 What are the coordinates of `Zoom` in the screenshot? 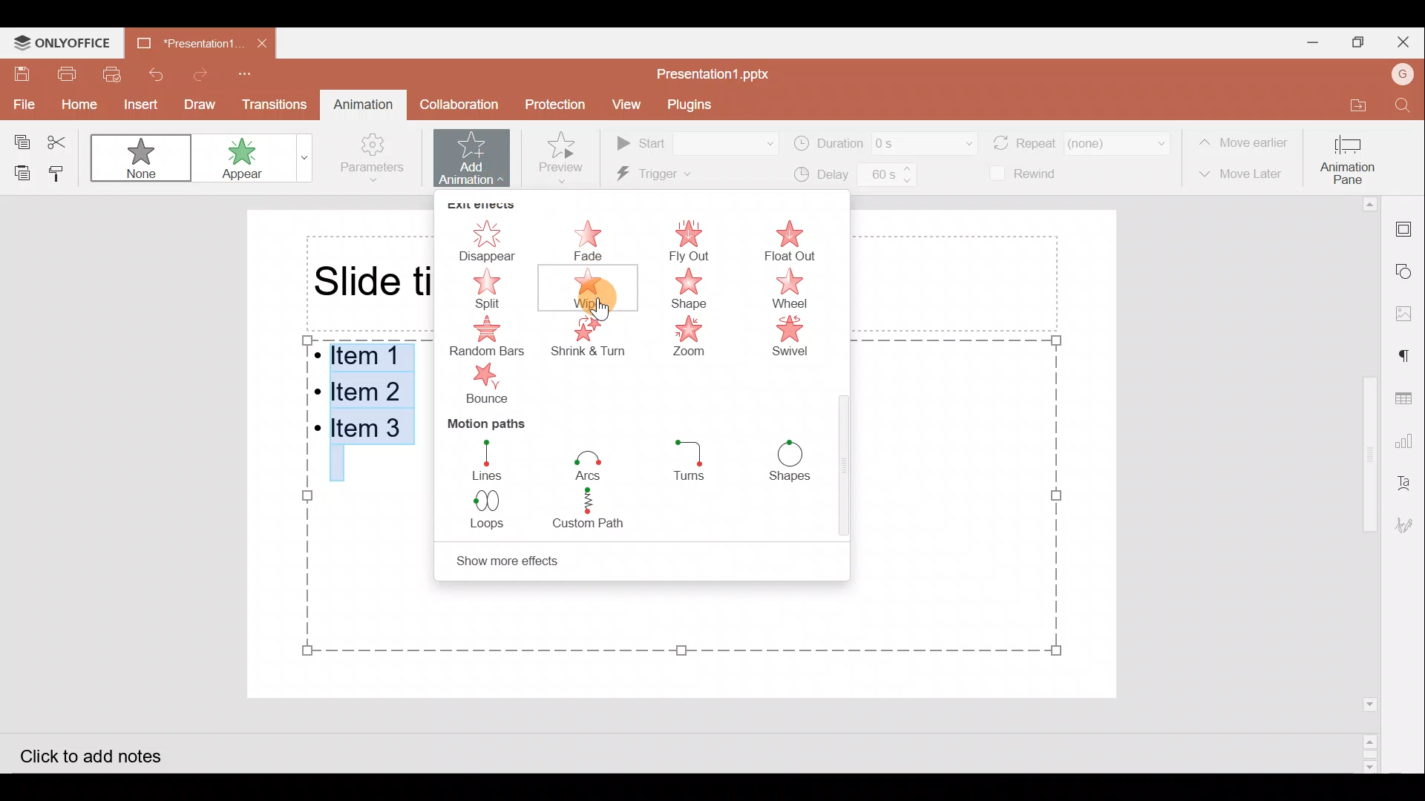 It's located at (691, 338).